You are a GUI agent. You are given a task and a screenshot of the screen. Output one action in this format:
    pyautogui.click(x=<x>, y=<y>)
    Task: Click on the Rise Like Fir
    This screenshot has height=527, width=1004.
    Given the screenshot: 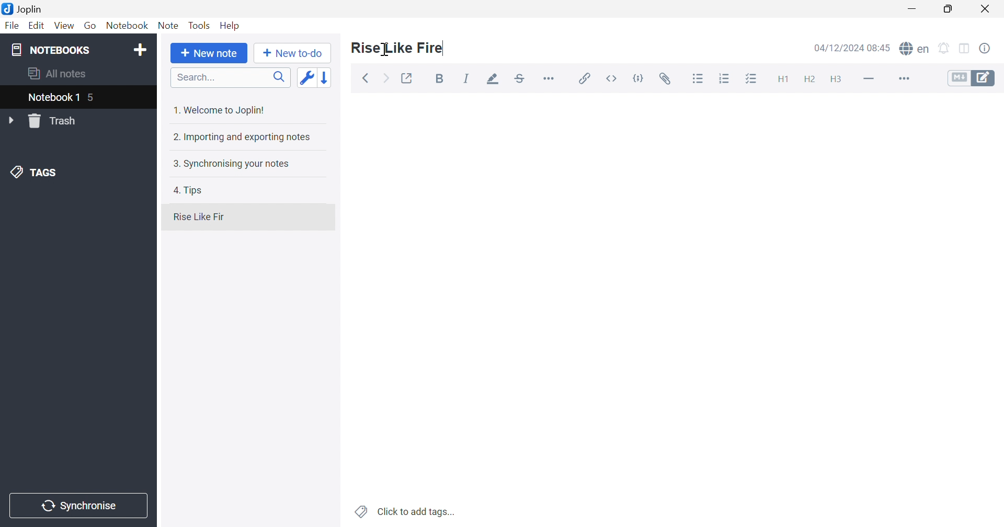 What is the action you would take?
    pyautogui.click(x=201, y=217)
    